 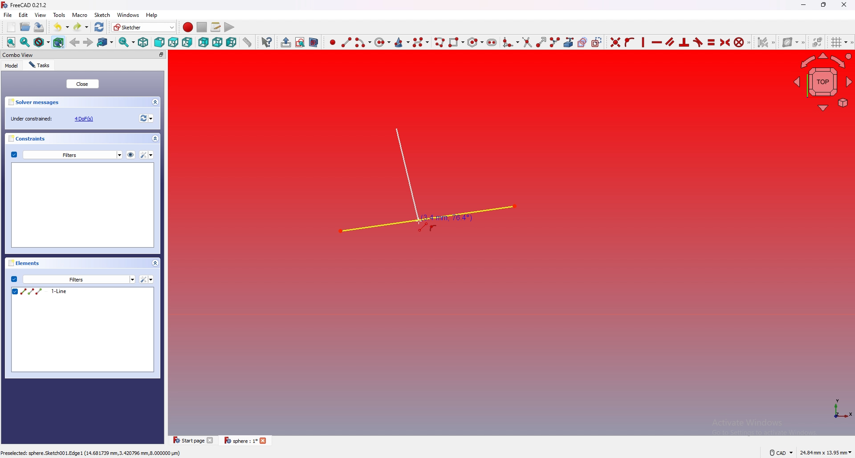 What do you see at coordinates (839, 409) in the screenshot?
I see `Axis` at bounding box center [839, 409].